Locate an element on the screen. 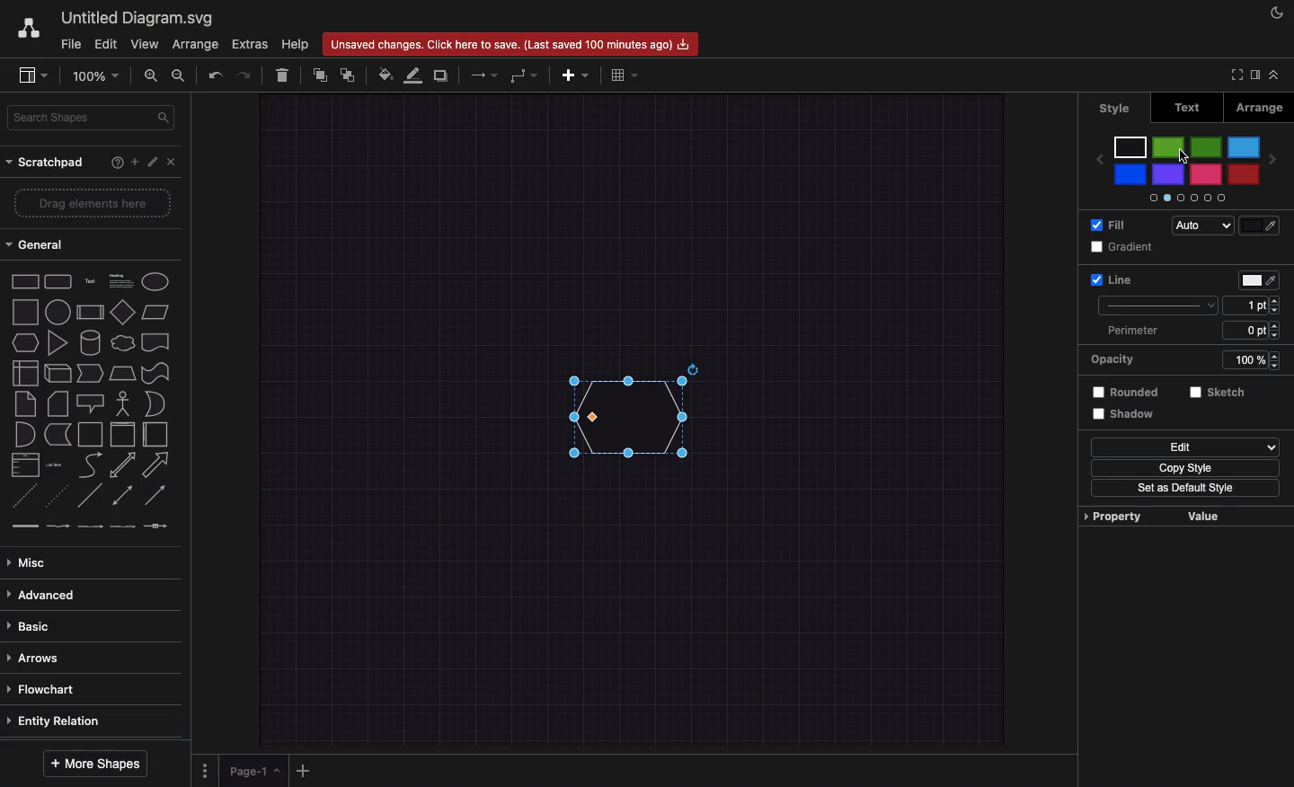 The height and width of the screenshot is (787, 1294). File is located at coordinates (71, 46).